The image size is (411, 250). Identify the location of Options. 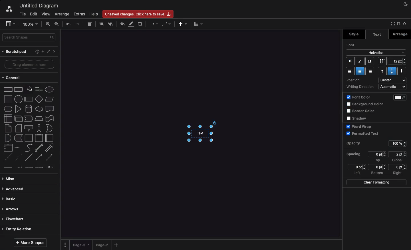
(66, 245).